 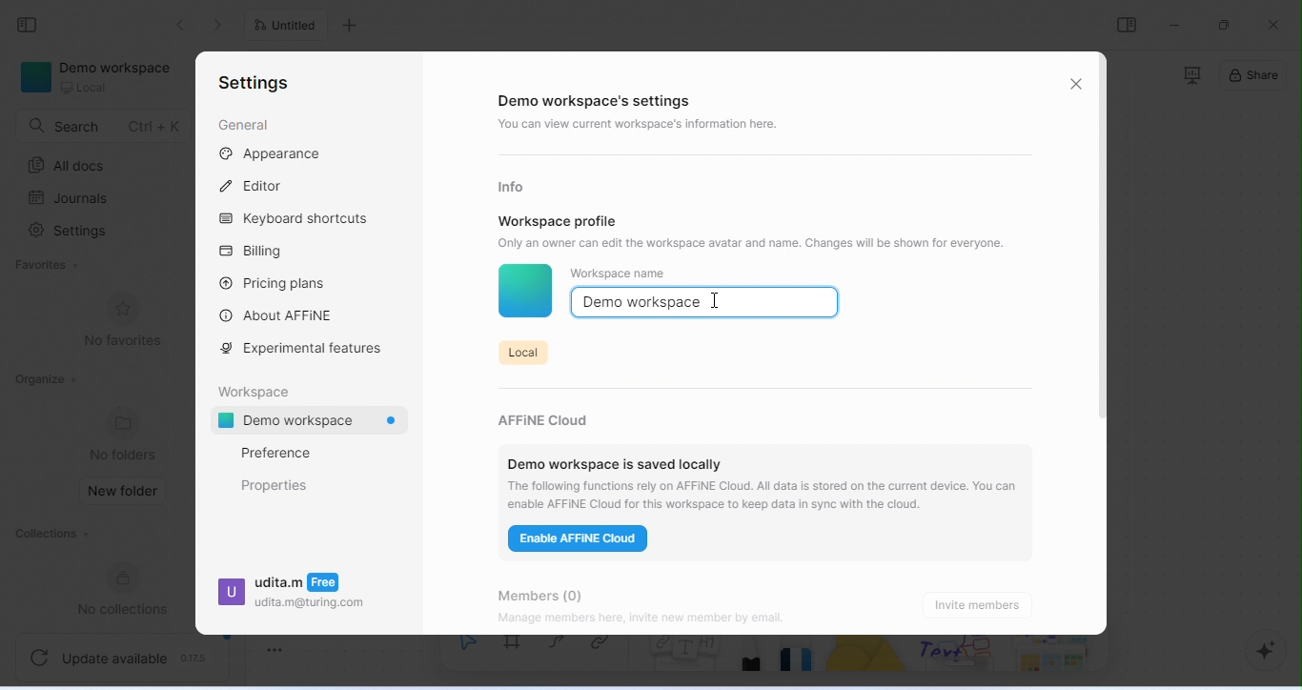 I want to click on settings, so click(x=71, y=233).